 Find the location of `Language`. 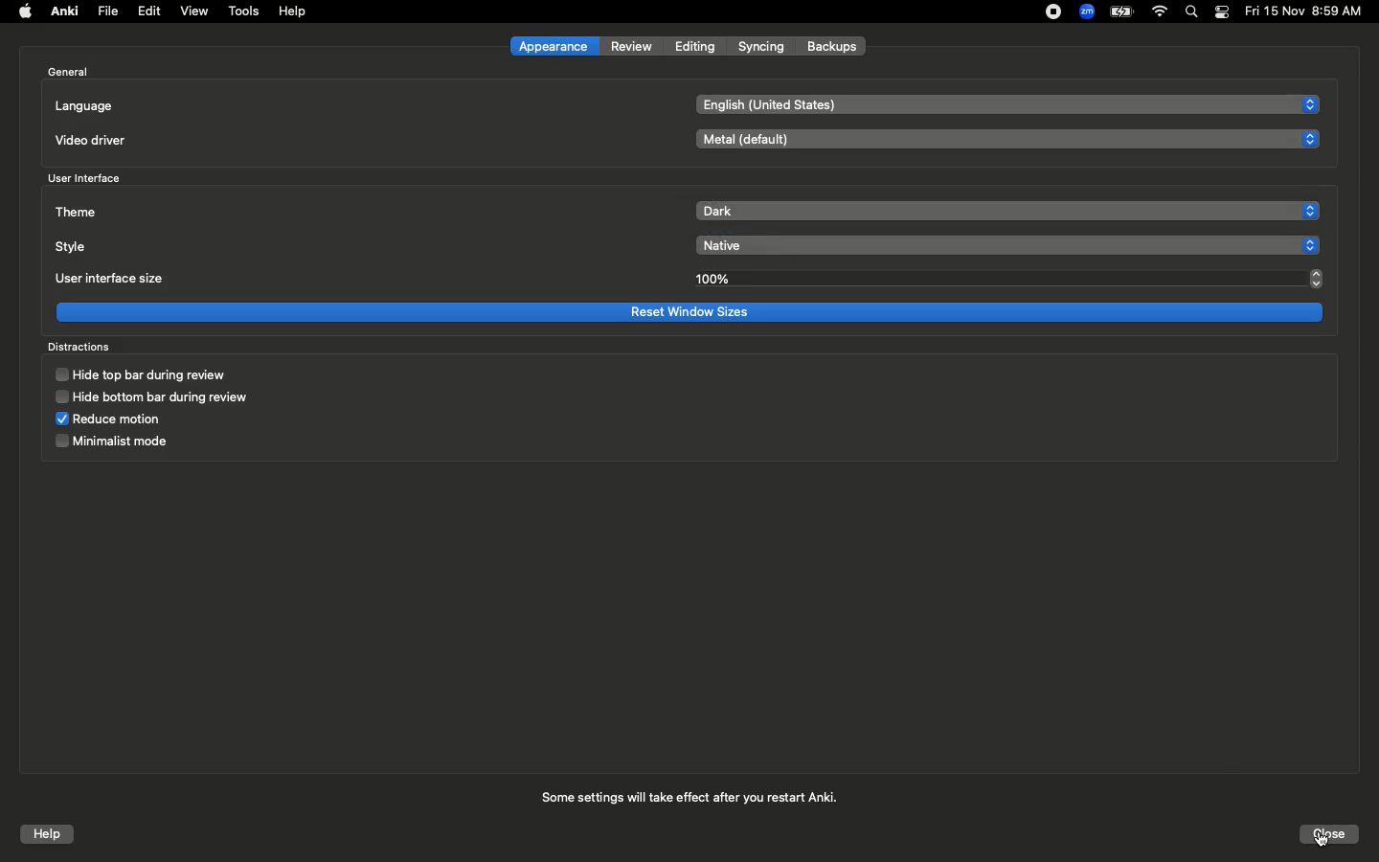

Language is located at coordinates (86, 106).